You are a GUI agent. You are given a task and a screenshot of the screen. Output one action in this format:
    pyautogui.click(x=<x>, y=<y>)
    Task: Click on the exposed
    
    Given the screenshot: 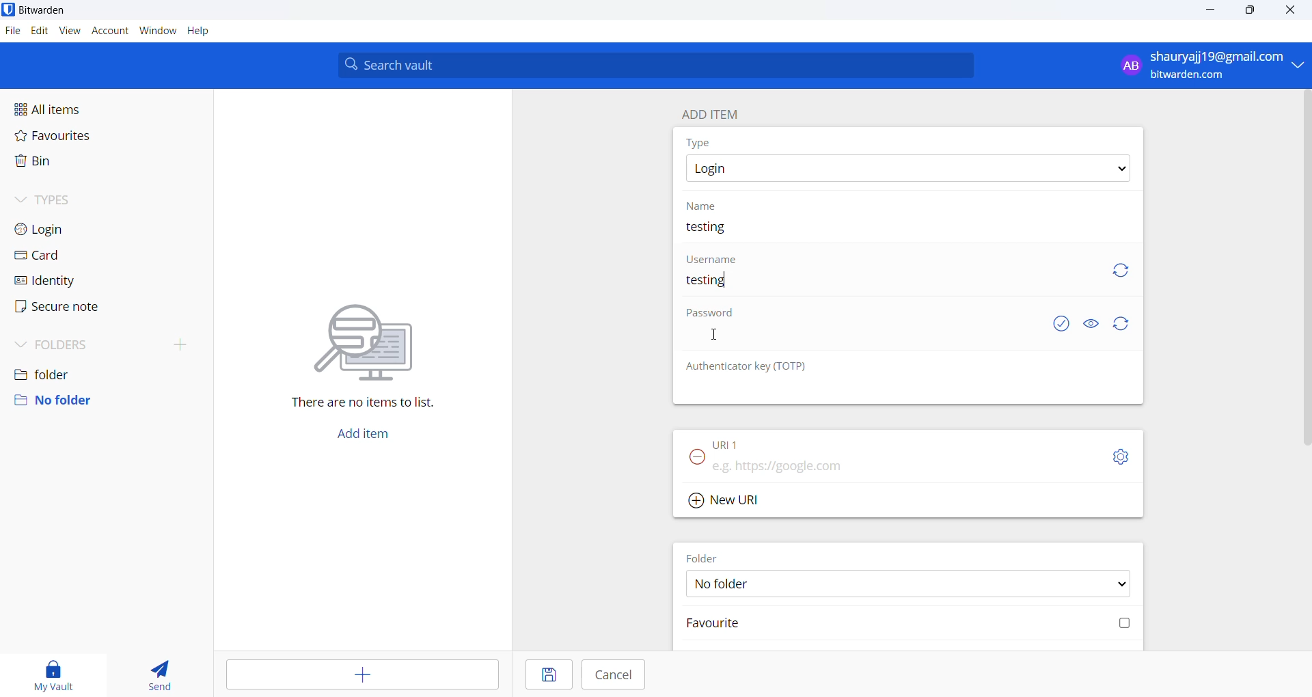 What is the action you would take?
    pyautogui.click(x=1061, y=322)
    